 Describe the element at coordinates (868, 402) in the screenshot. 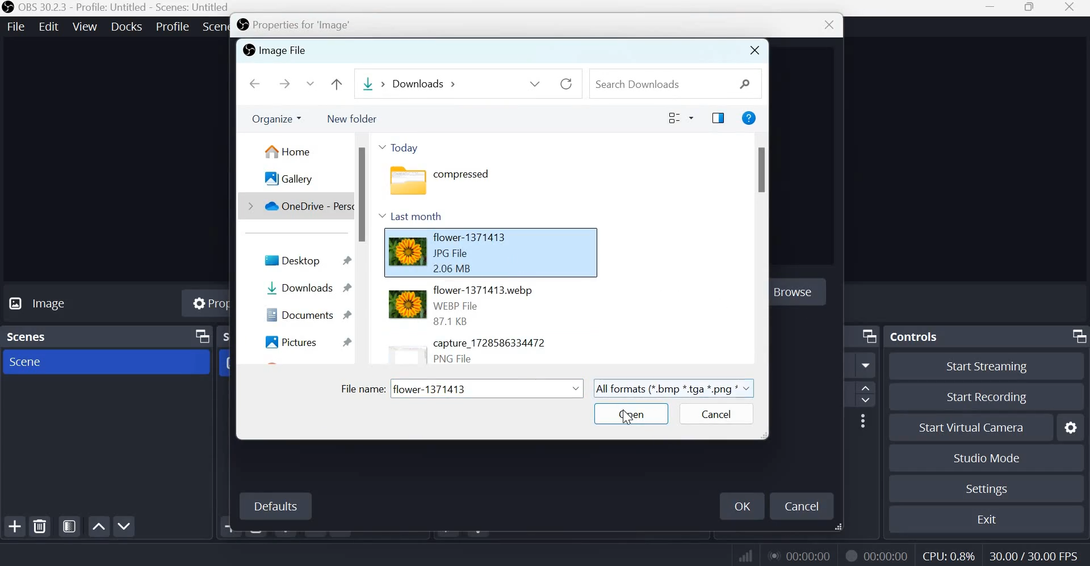

I see `Decrease` at that location.